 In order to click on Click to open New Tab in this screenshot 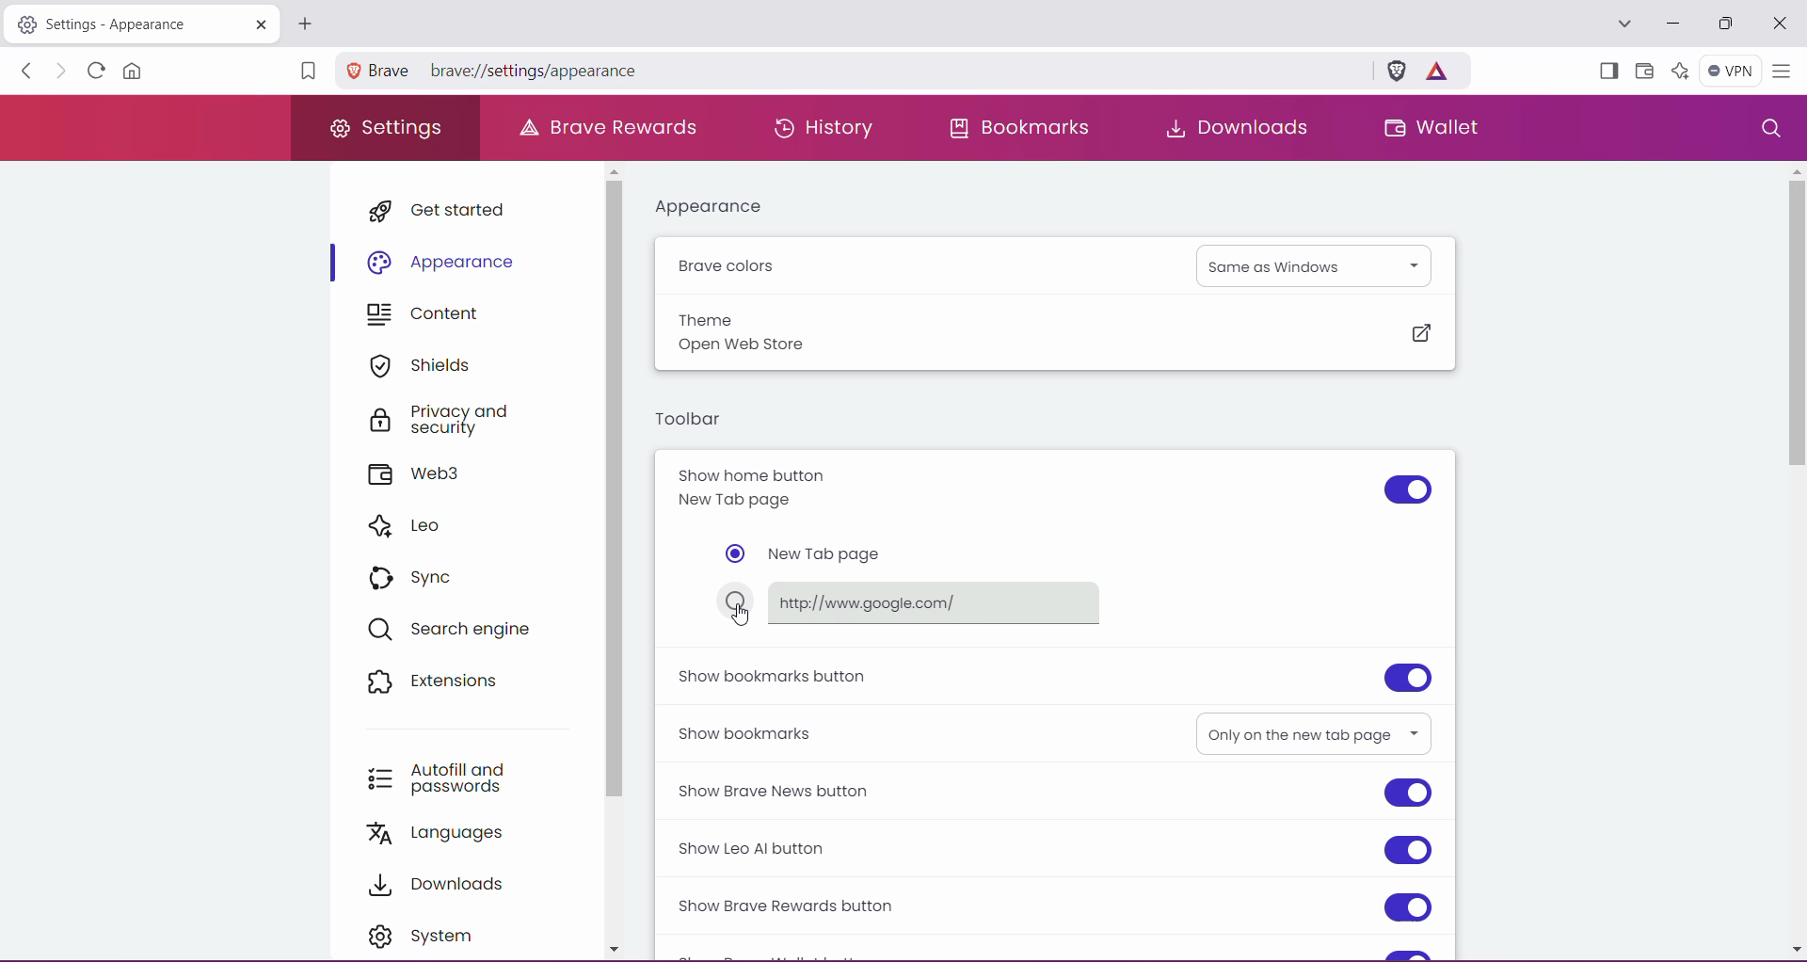, I will do `click(305, 24)`.